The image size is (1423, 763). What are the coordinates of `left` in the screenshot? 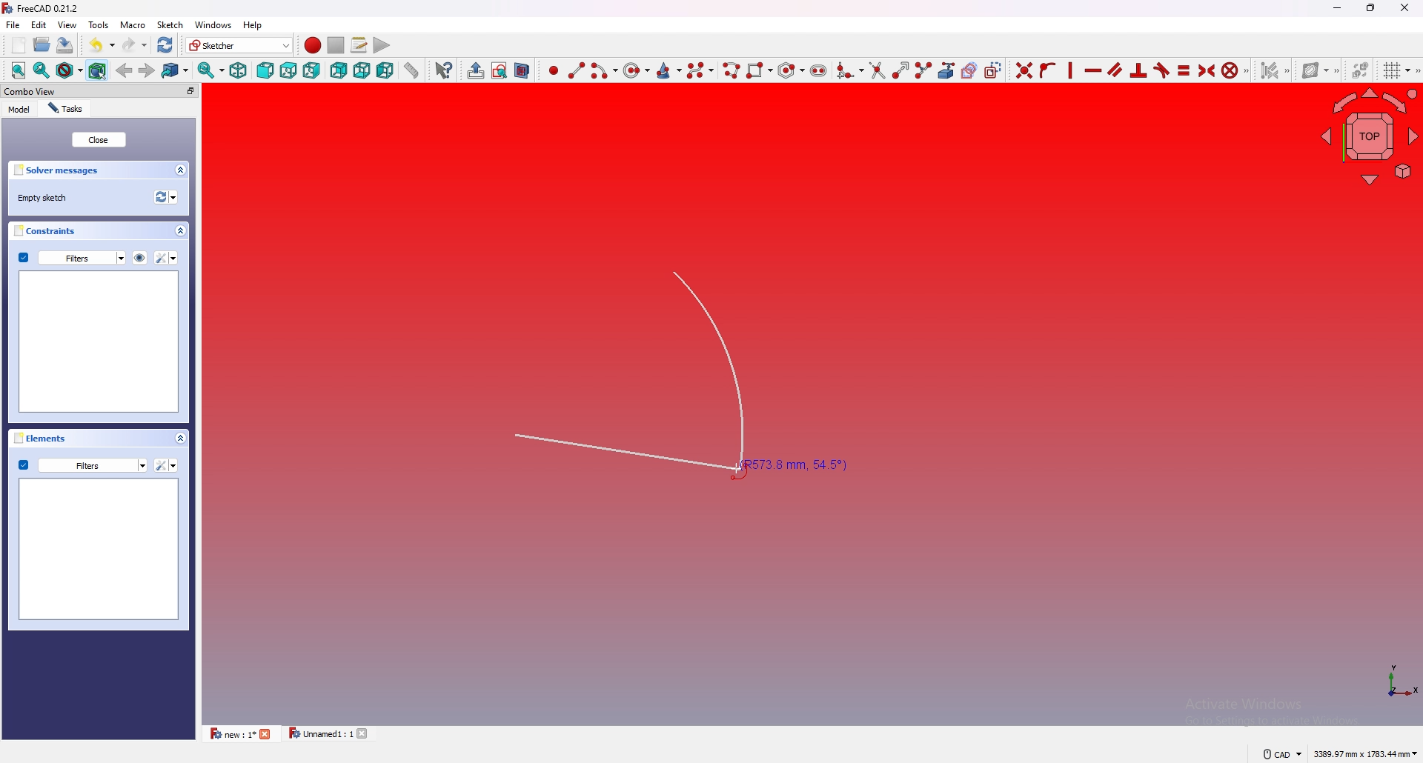 It's located at (387, 70).